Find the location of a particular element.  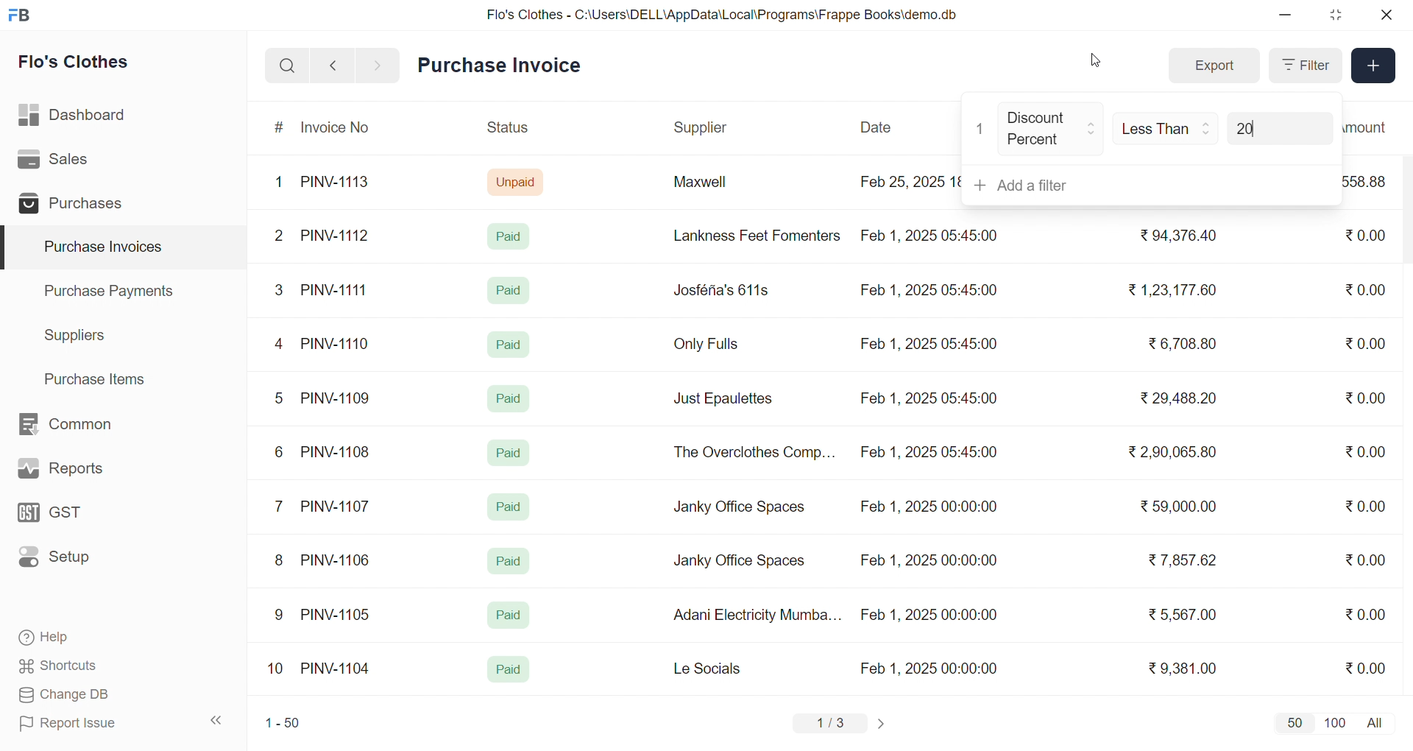

change page is located at coordinates (883, 723).